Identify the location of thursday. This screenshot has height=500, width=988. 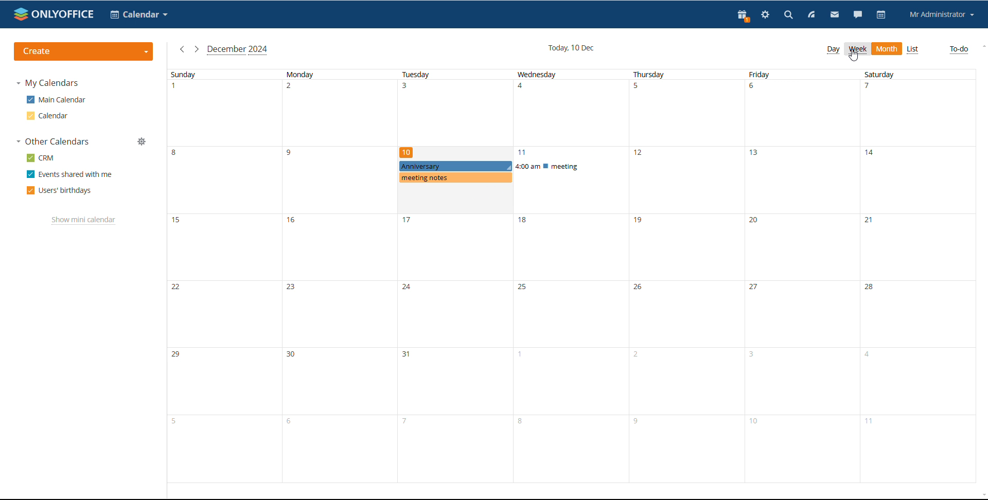
(689, 276).